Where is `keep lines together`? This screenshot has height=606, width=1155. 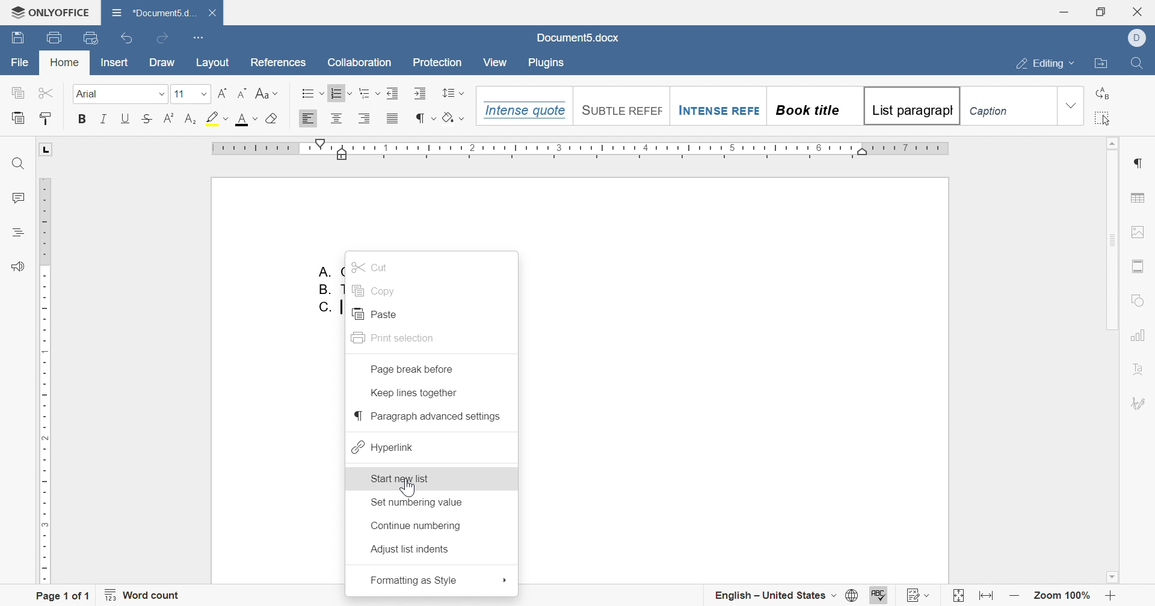 keep lines together is located at coordinates (413, 394).